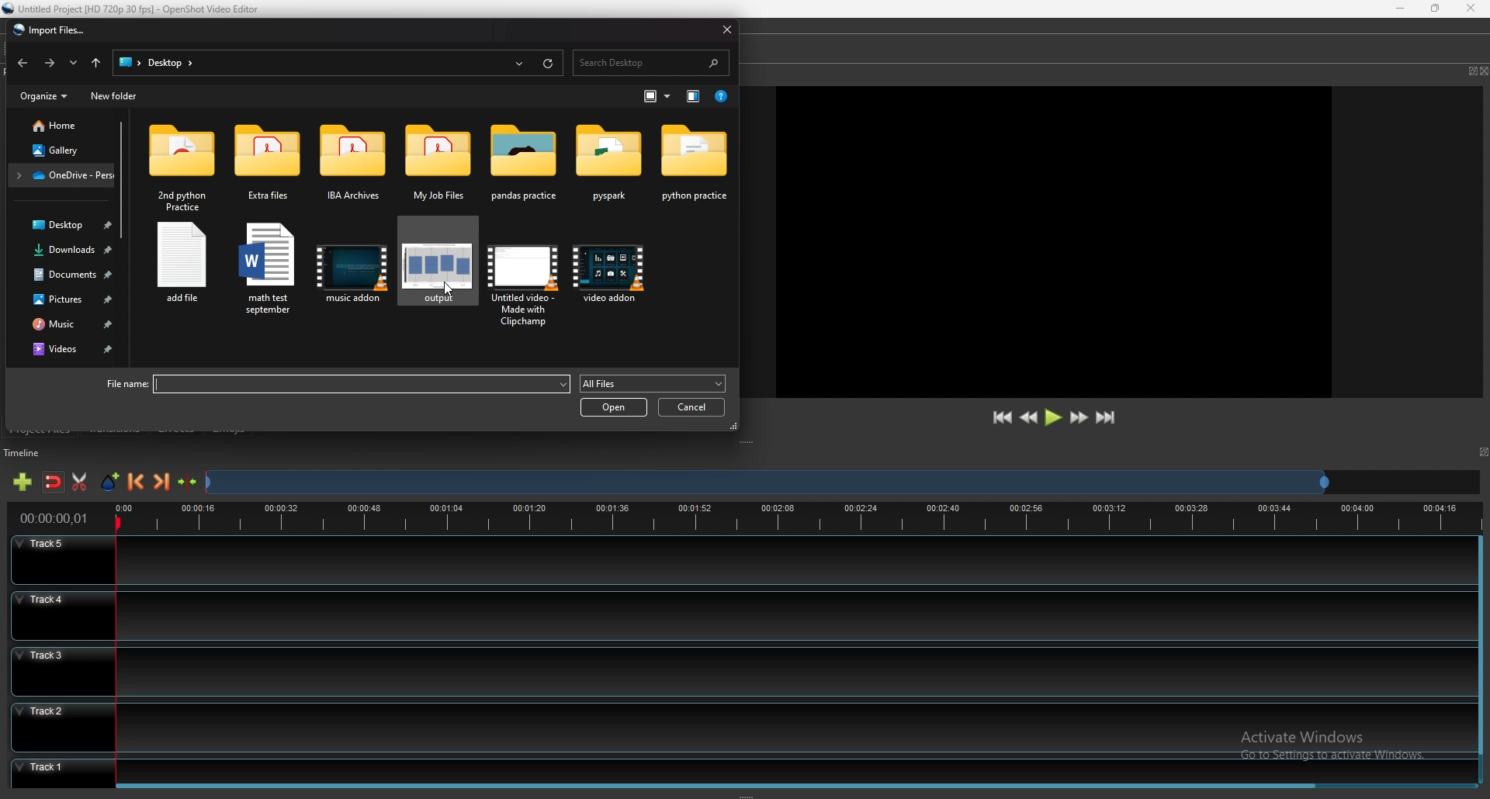  Describe the element at coordinates (652, 64) in the screenshot. I see `search desktop` at that location.